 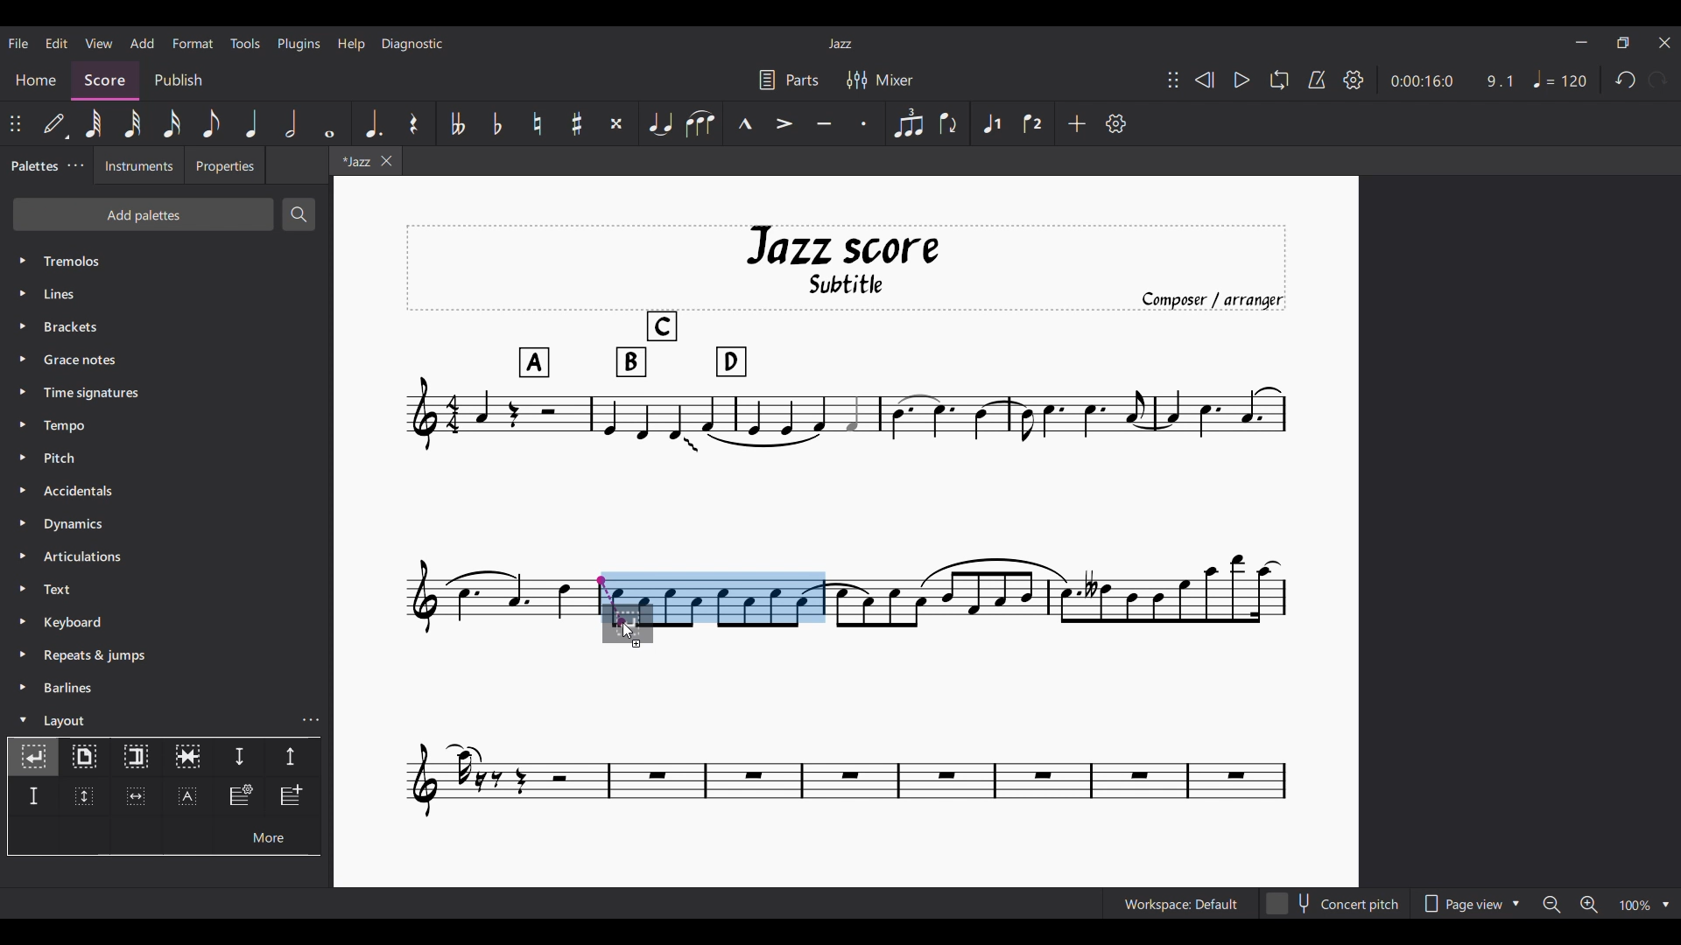 What do you see at coordinates (641, 621) in the screenshot?
I see `Preview of addition` at bounding box center [641, 621].